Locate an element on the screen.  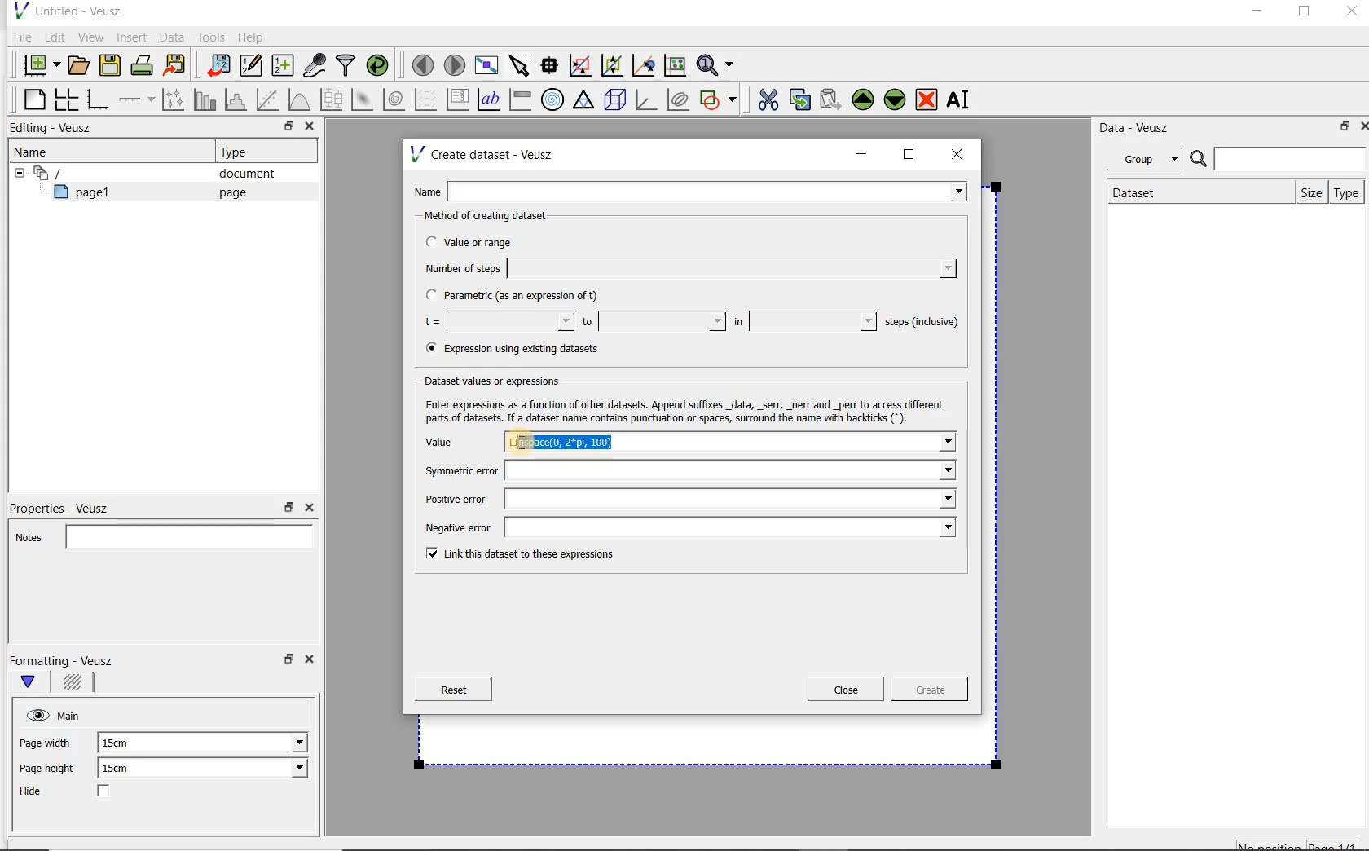
ternary graph is located at coordinates (585, 100).